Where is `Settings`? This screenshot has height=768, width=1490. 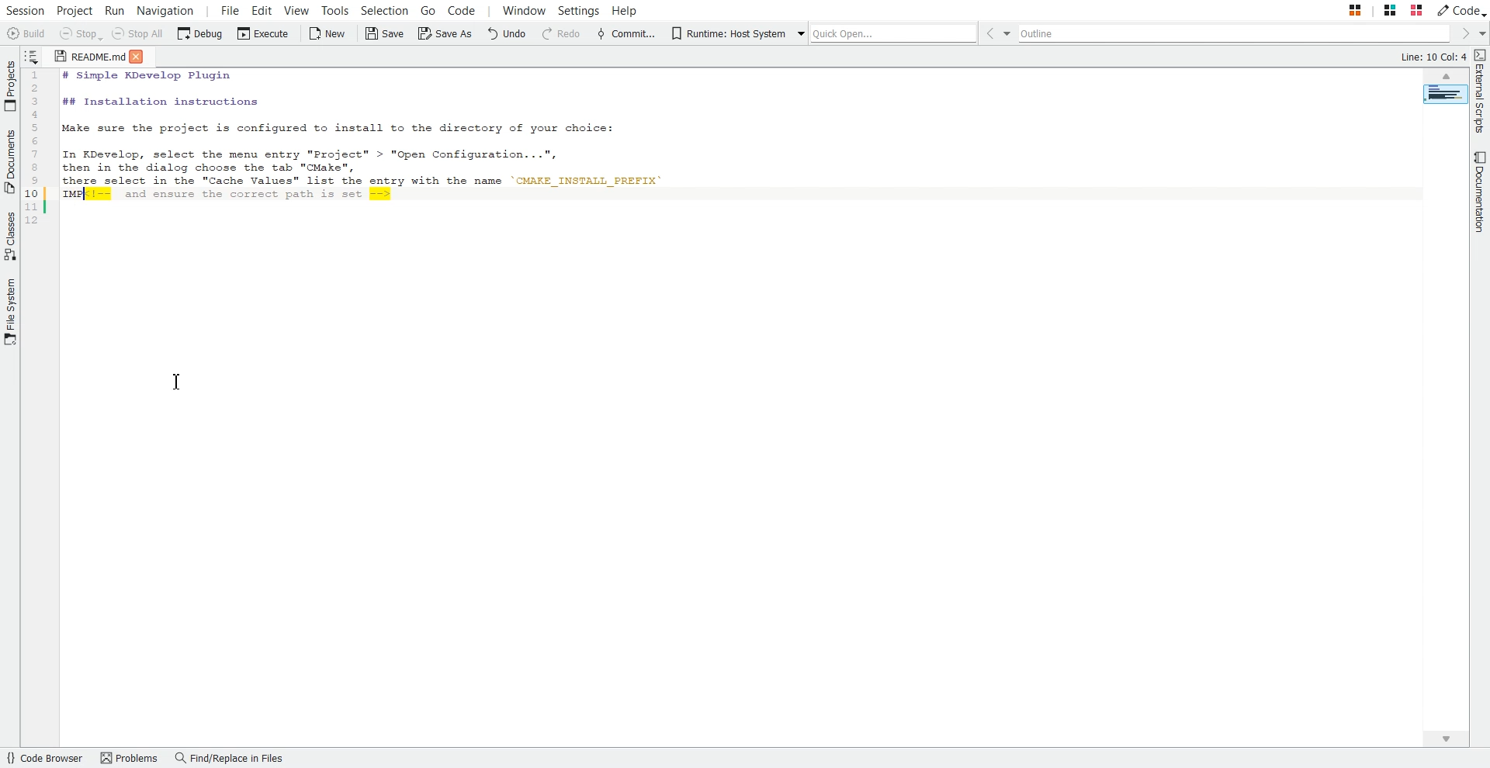 Settings is located at coordinates (580, 9).